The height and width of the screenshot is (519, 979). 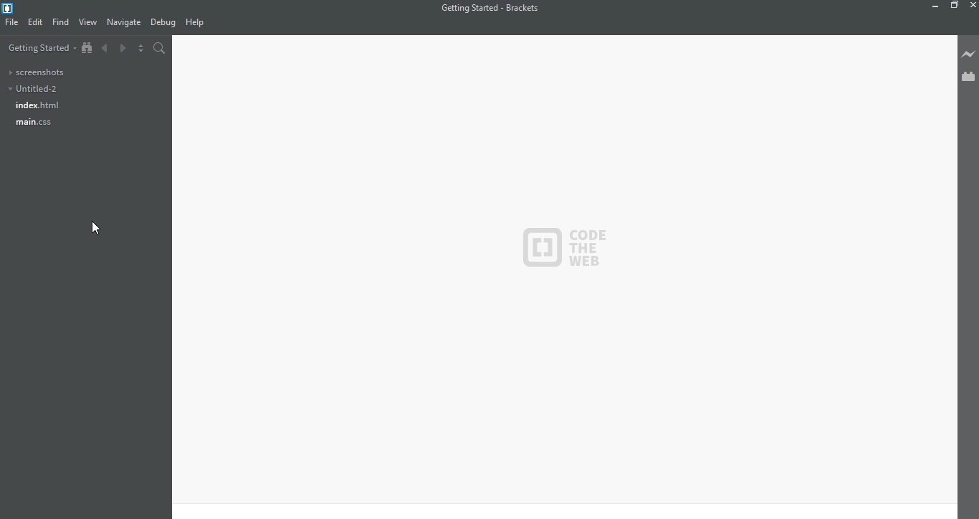 I want to click on debug, so click(x=163, y=22).